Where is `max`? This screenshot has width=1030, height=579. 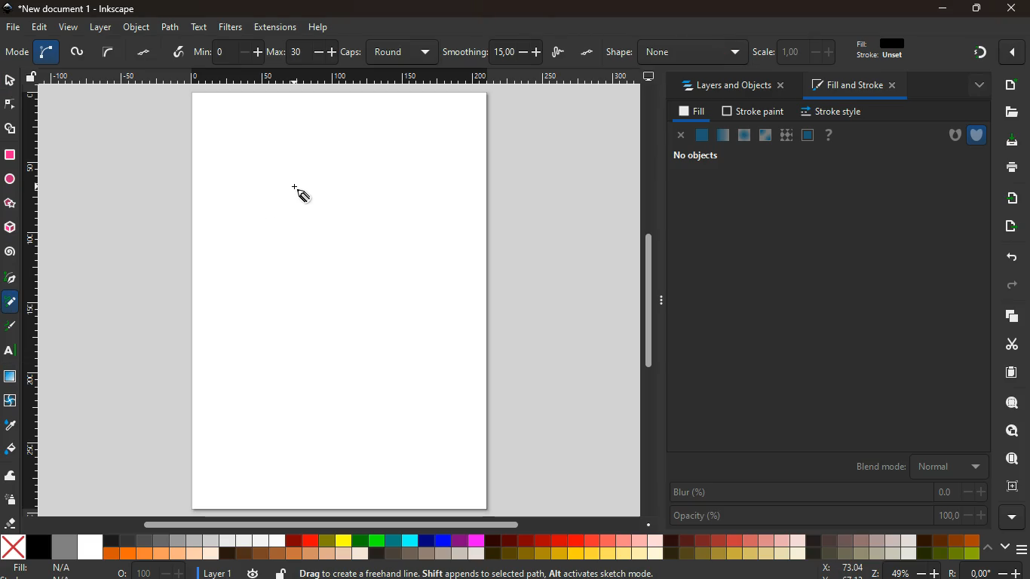
max is located at coordinates (302, 53).